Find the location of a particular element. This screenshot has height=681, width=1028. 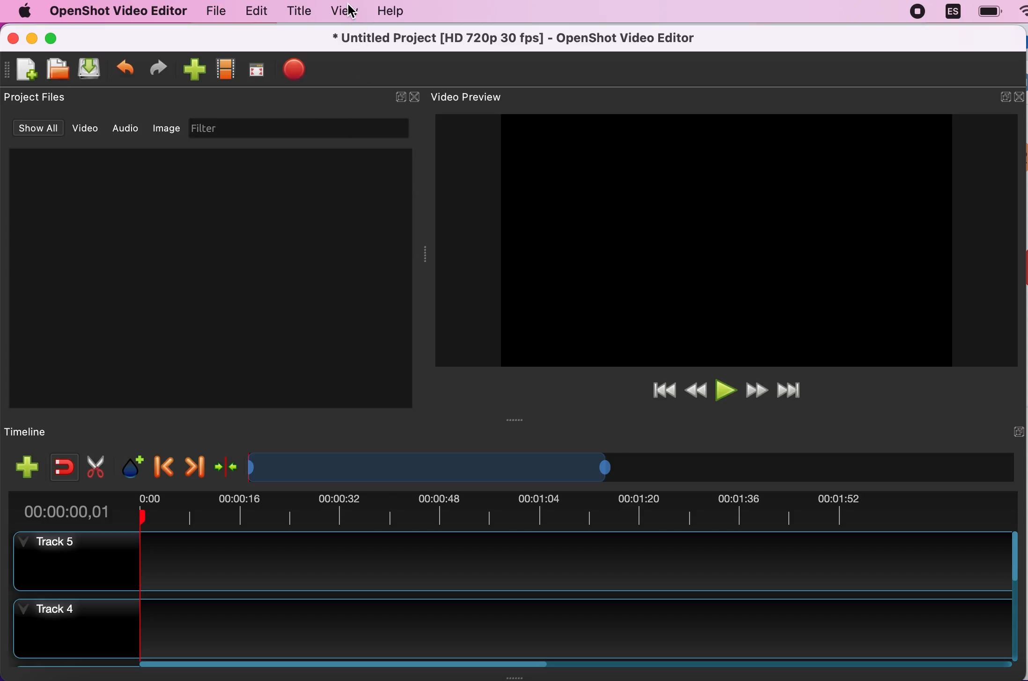

wifi is located at coordinates (1021, 15).